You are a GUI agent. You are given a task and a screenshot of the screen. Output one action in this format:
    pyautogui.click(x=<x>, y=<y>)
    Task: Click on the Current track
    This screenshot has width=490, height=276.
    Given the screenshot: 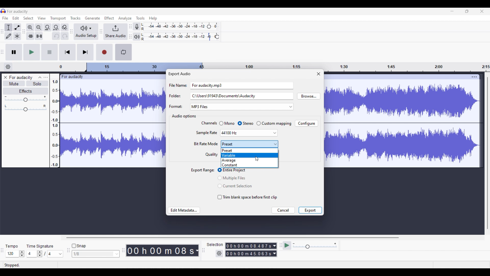 What is the action you would take?
    pyautogui.click(x=398, y=121)
    